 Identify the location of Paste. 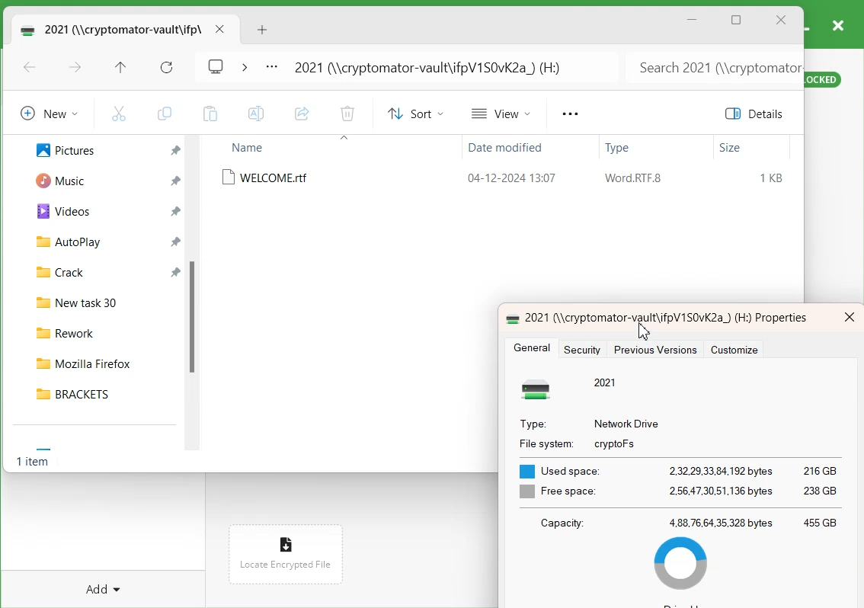
(210, 114).